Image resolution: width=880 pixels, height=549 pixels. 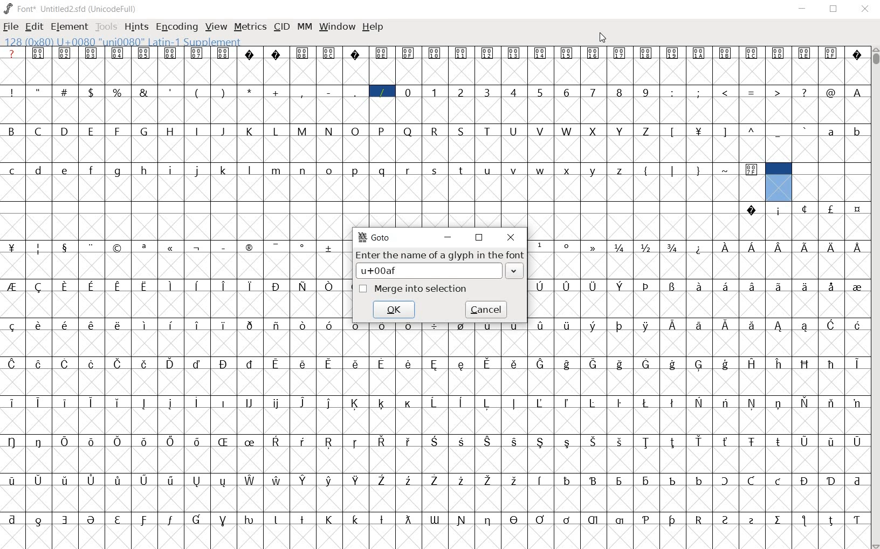 What do you see at coordinates (778, 285) in the screenshot?
I see `Symbol` at bounding box center [778, 285].